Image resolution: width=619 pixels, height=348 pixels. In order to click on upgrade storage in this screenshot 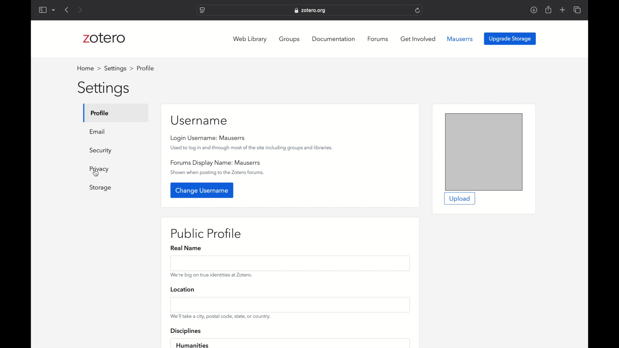, I will do `click(510, 39)`.